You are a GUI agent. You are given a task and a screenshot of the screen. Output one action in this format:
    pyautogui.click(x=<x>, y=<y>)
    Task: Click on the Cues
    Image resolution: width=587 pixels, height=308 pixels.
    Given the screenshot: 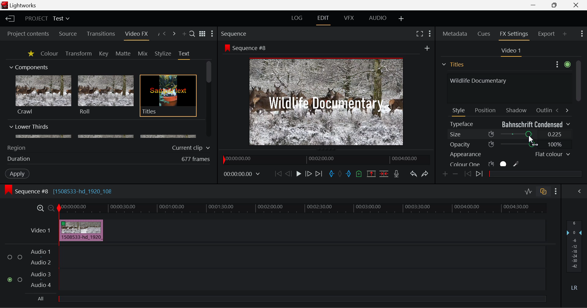 What is the action you would take?
    pyautogui.click(x=485, y=34)
    